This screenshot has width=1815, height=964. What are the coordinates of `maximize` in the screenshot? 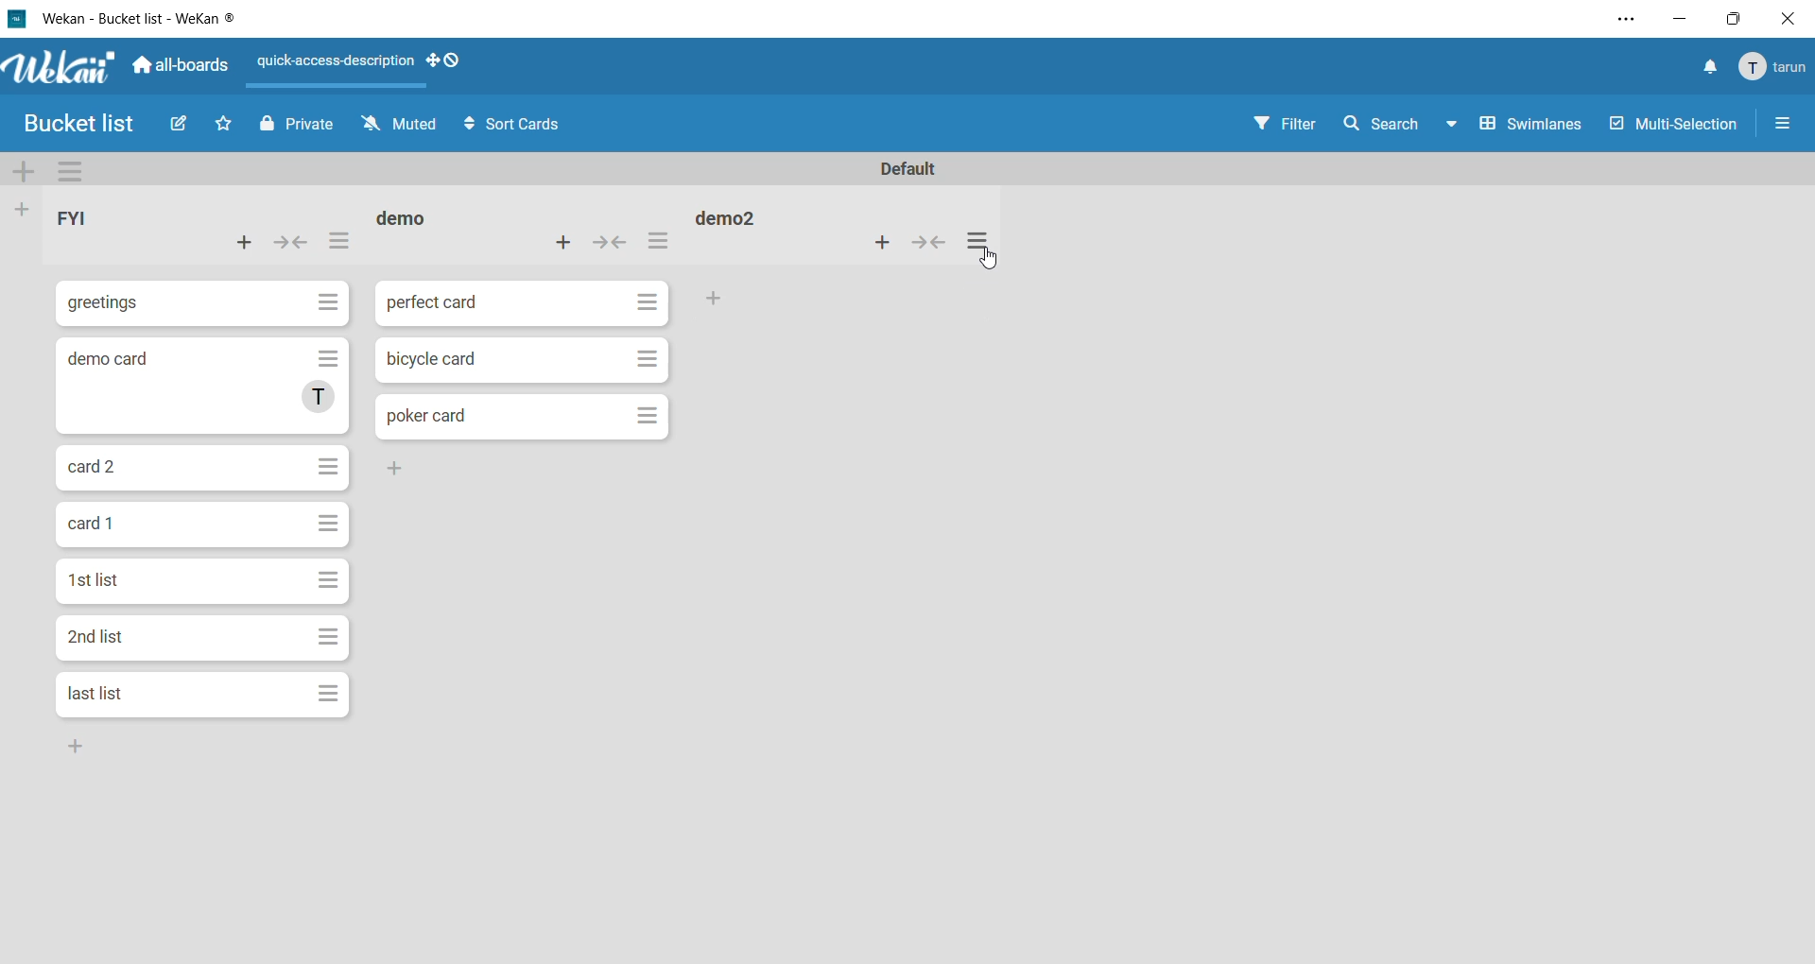 It's located at (1728, 20).